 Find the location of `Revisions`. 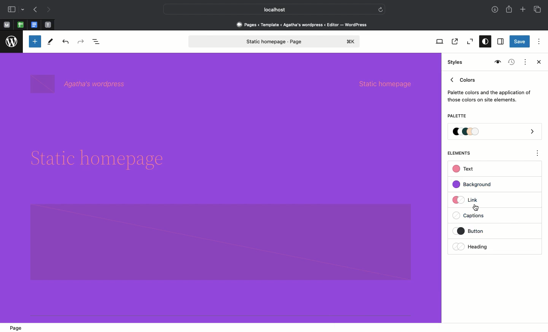

Revisions is located at coordinates (510, 63).